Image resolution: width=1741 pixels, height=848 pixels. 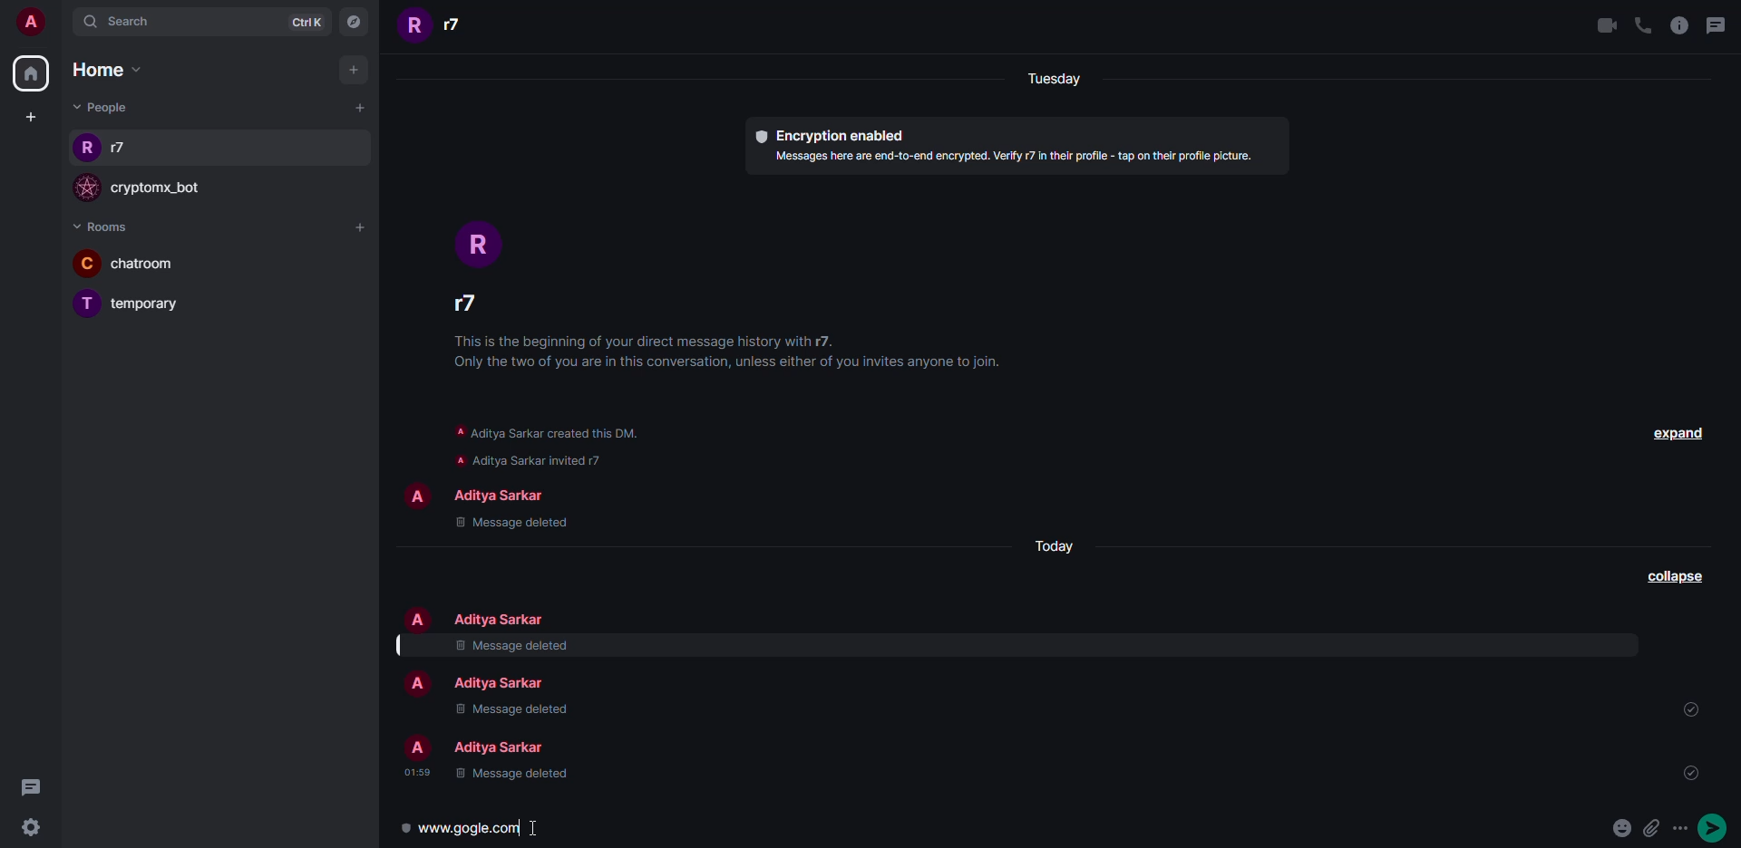 What do you see at coordinates (30, 76) in the screenshot?
I see `home` at bounding box center [30, 76].